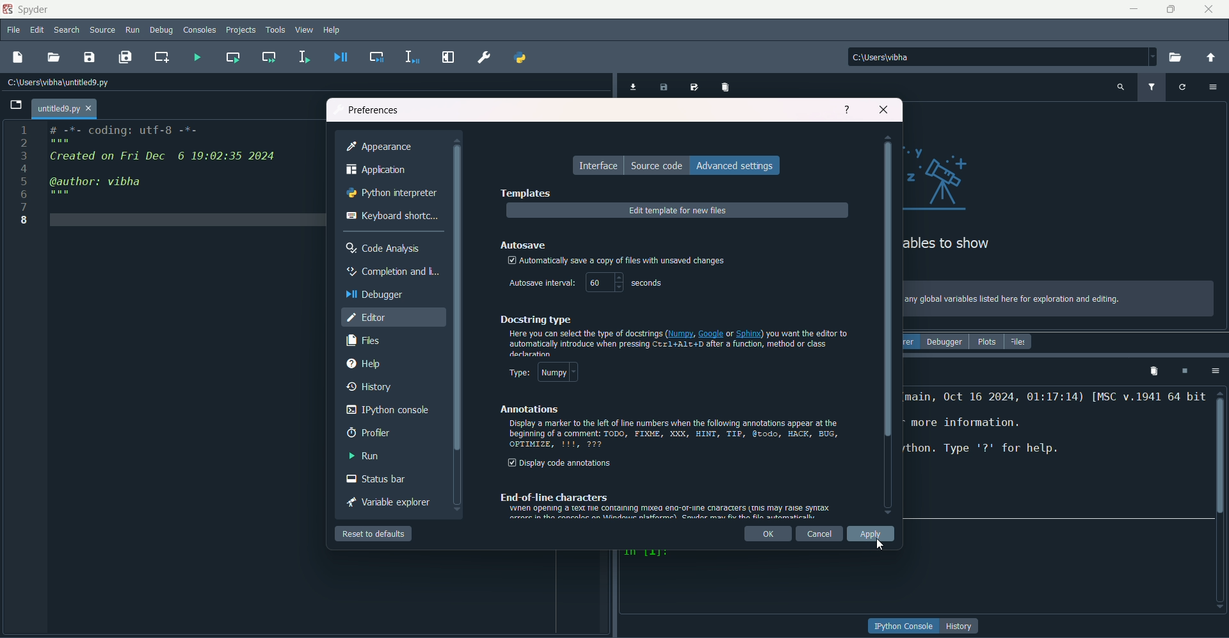 Image resolution: width=1229 pixels, height=638 pixels. What do you see at coordinates (125, 57) in the screenshot?
I see `save all` at bounding box center [125, 57].